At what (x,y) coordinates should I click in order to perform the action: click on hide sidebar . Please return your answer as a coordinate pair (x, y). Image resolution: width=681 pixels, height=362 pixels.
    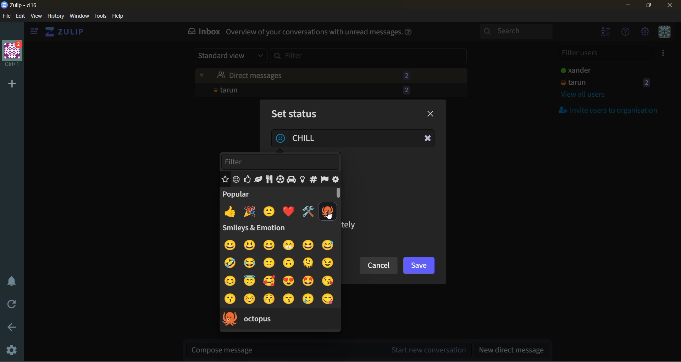
    Looking at the image, I should click on (33, 30).